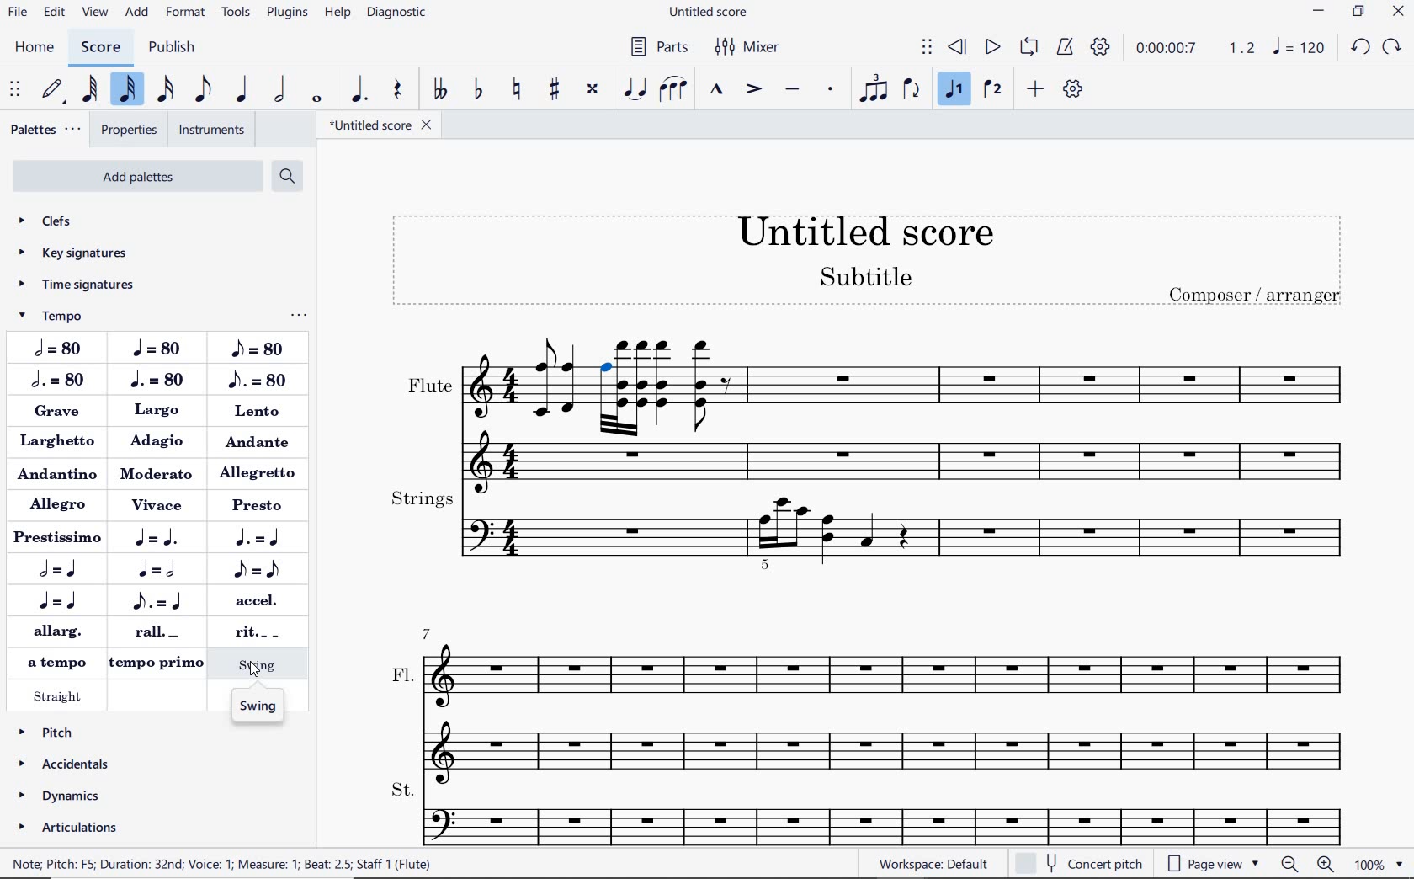  What do you see at coordinates (715, 93) in the screenshot?
I see `MARCATO` at bounding box center [715, 93].